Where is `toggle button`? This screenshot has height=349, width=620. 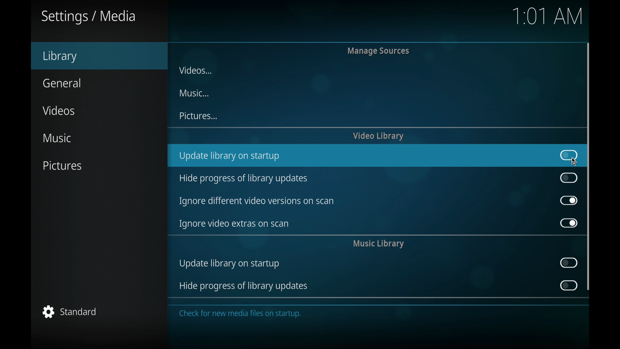 toggle button is located at coordinates (569, 200).